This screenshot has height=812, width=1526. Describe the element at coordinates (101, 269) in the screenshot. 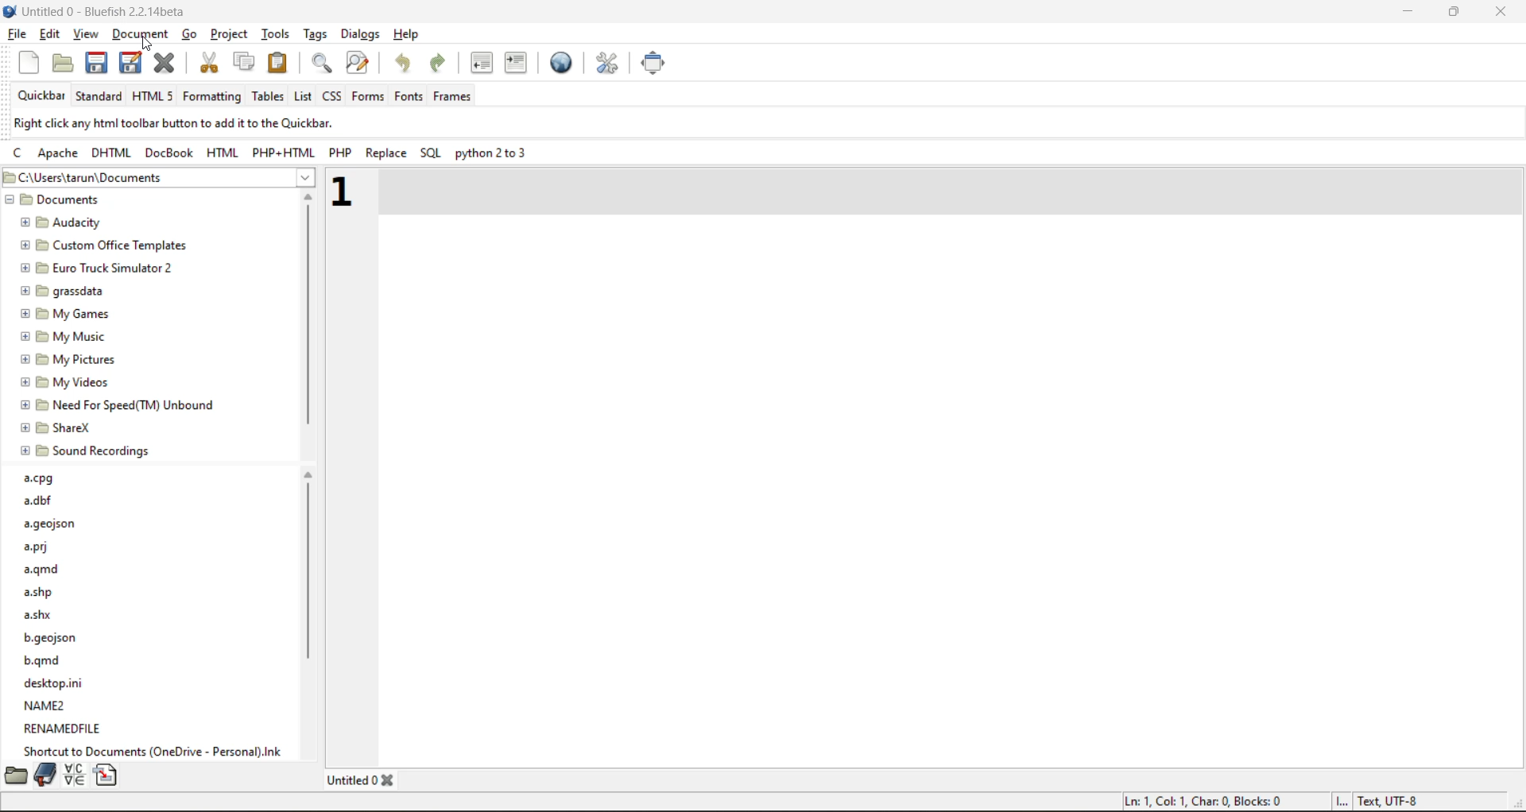

I see `euro truck simulator 2` at that location.